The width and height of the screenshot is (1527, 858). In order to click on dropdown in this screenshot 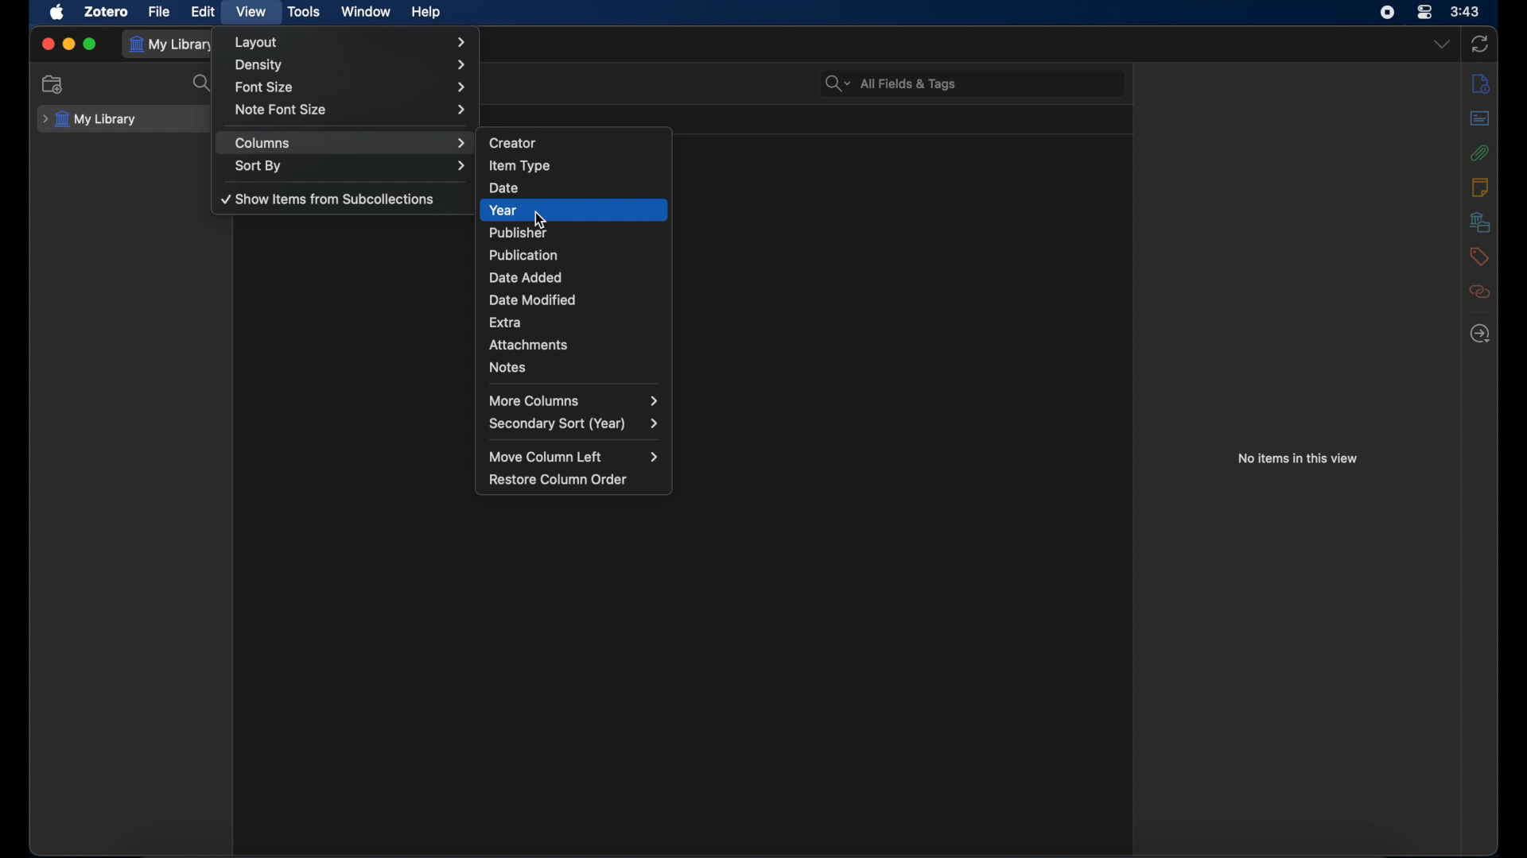, I will do `click(1440, 44)`.